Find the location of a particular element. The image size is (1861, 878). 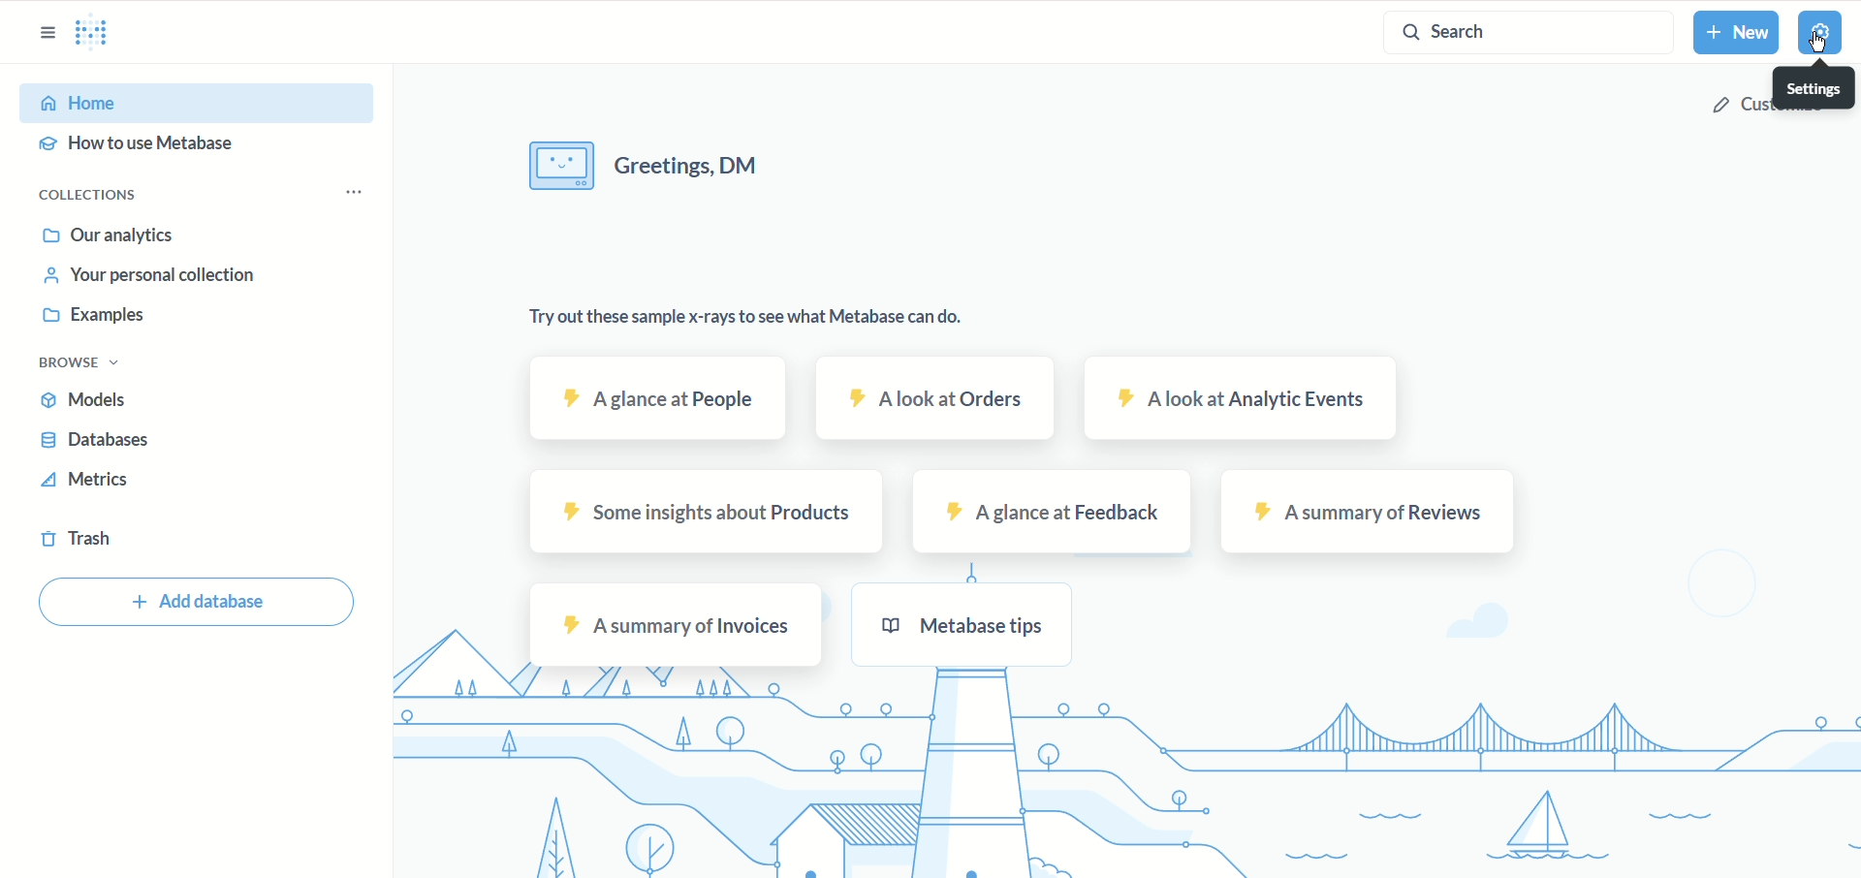

a look at Analytic events is located at coordinates (1249, 397).